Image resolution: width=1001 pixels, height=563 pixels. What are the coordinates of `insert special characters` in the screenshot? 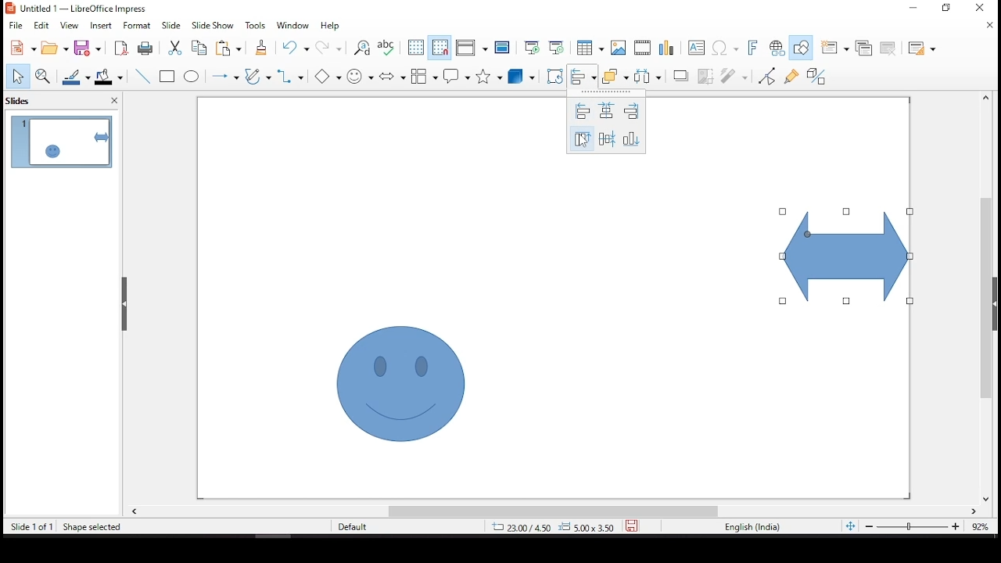 It's located at (727, 48).